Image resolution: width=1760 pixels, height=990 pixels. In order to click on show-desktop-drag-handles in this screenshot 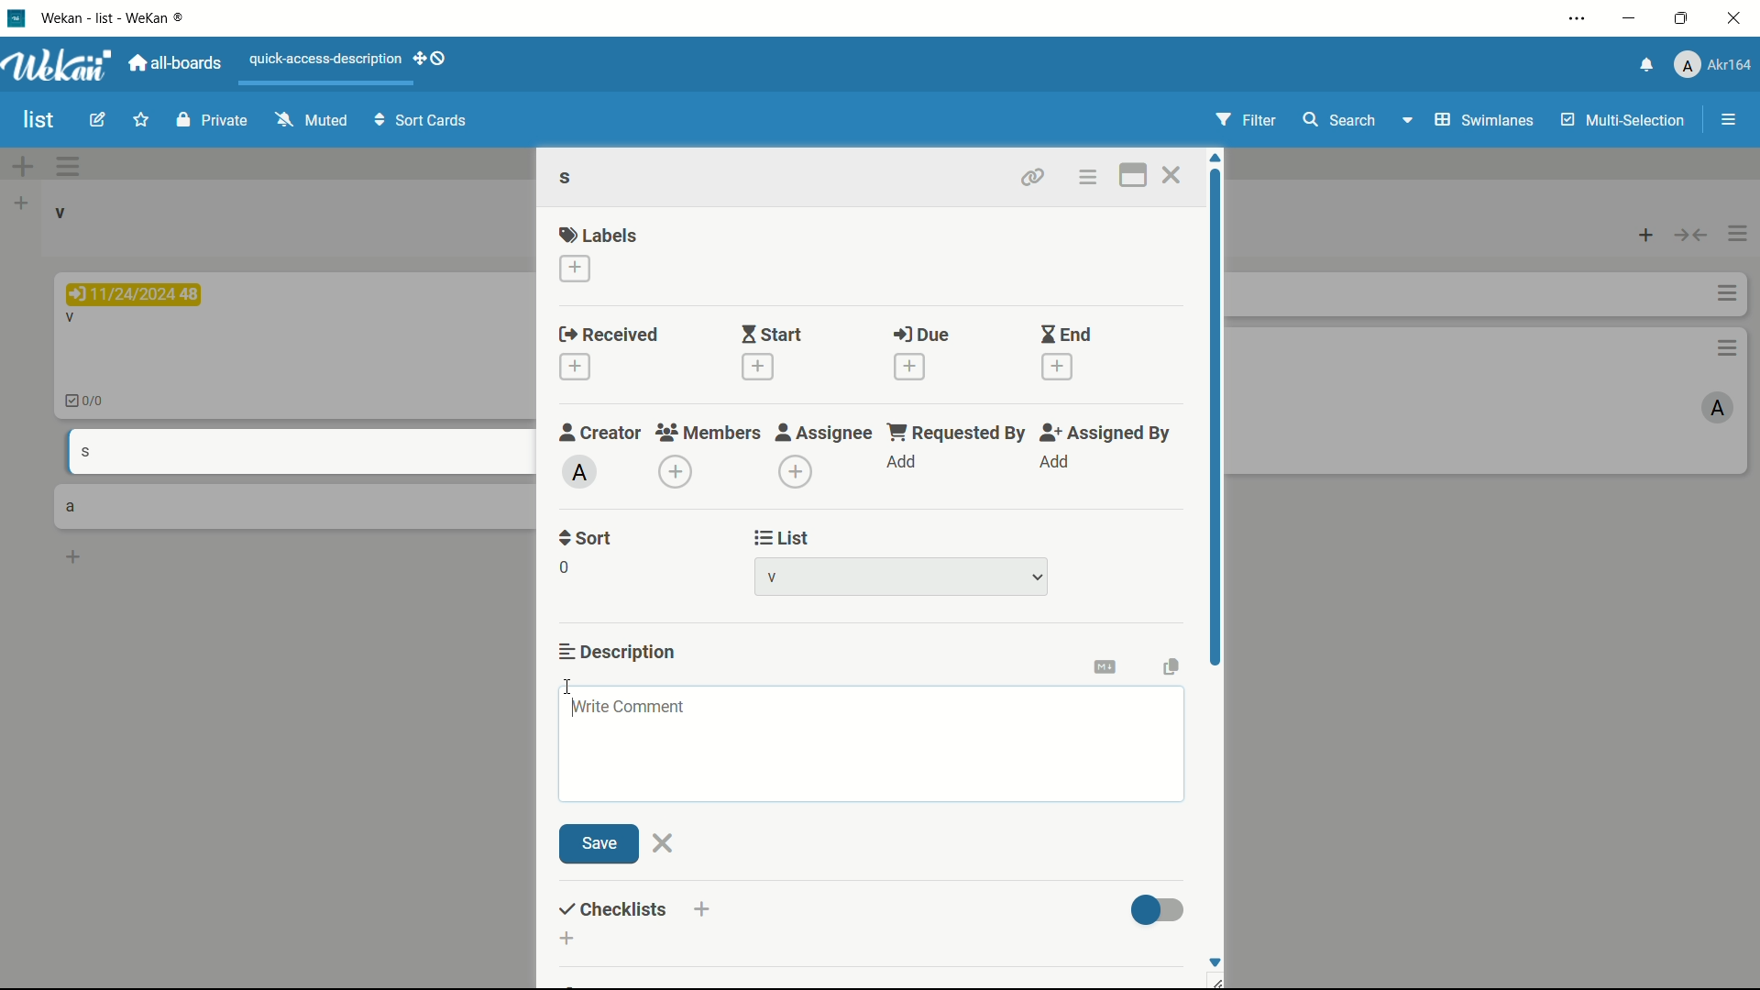, I will do `click(432, 58)`.